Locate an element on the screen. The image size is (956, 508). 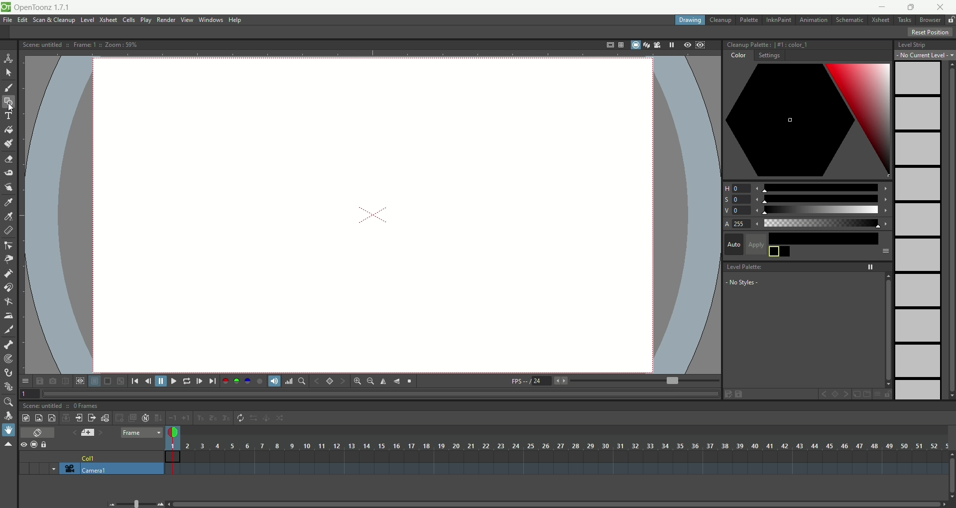
X sheet is located at coordinates (882, 20).